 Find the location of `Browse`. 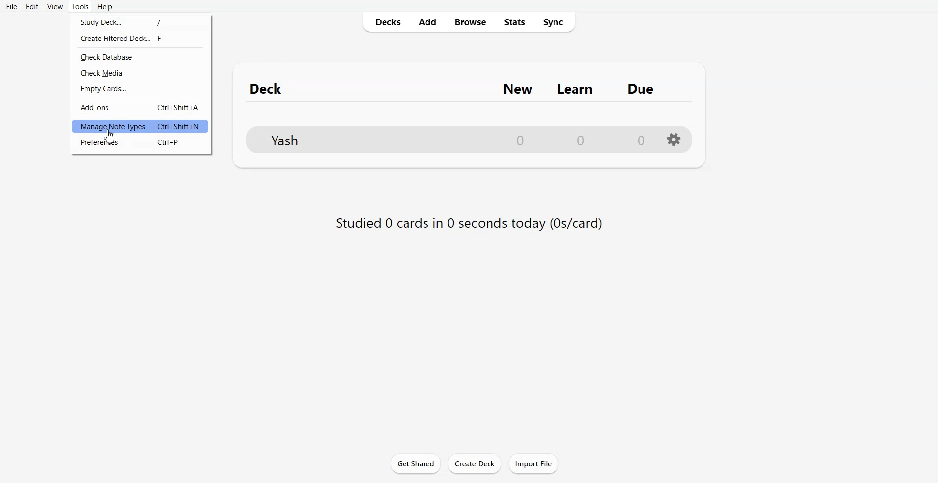

Browse is located at coordinates (469, 21).